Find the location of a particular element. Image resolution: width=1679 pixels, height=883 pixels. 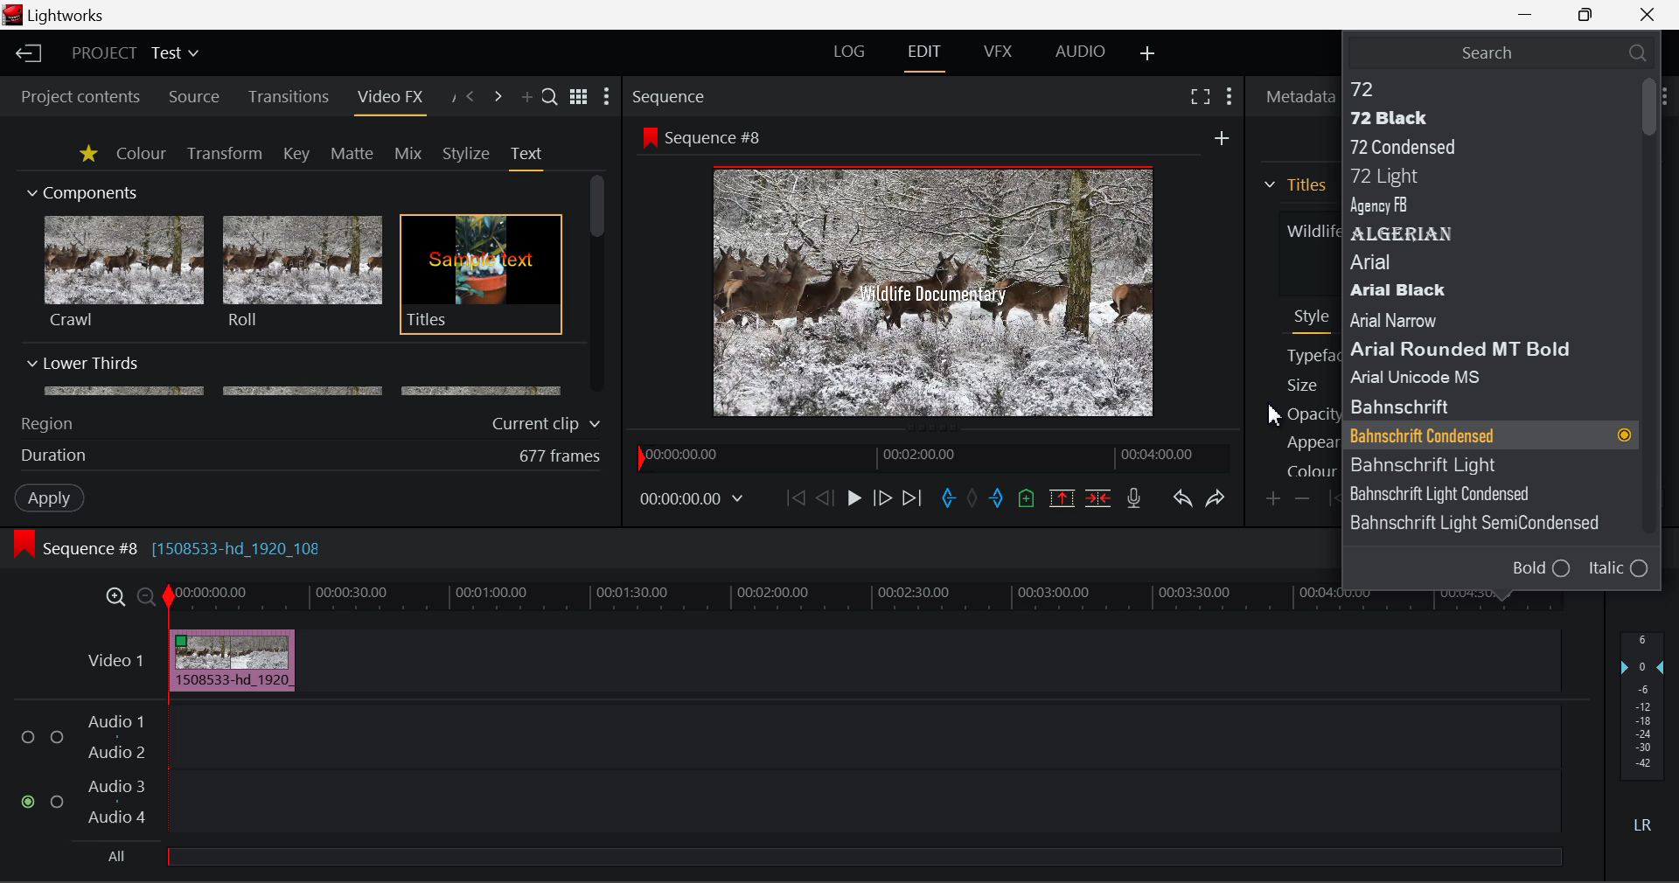

Video 1 is located at coordinates (118, 660).